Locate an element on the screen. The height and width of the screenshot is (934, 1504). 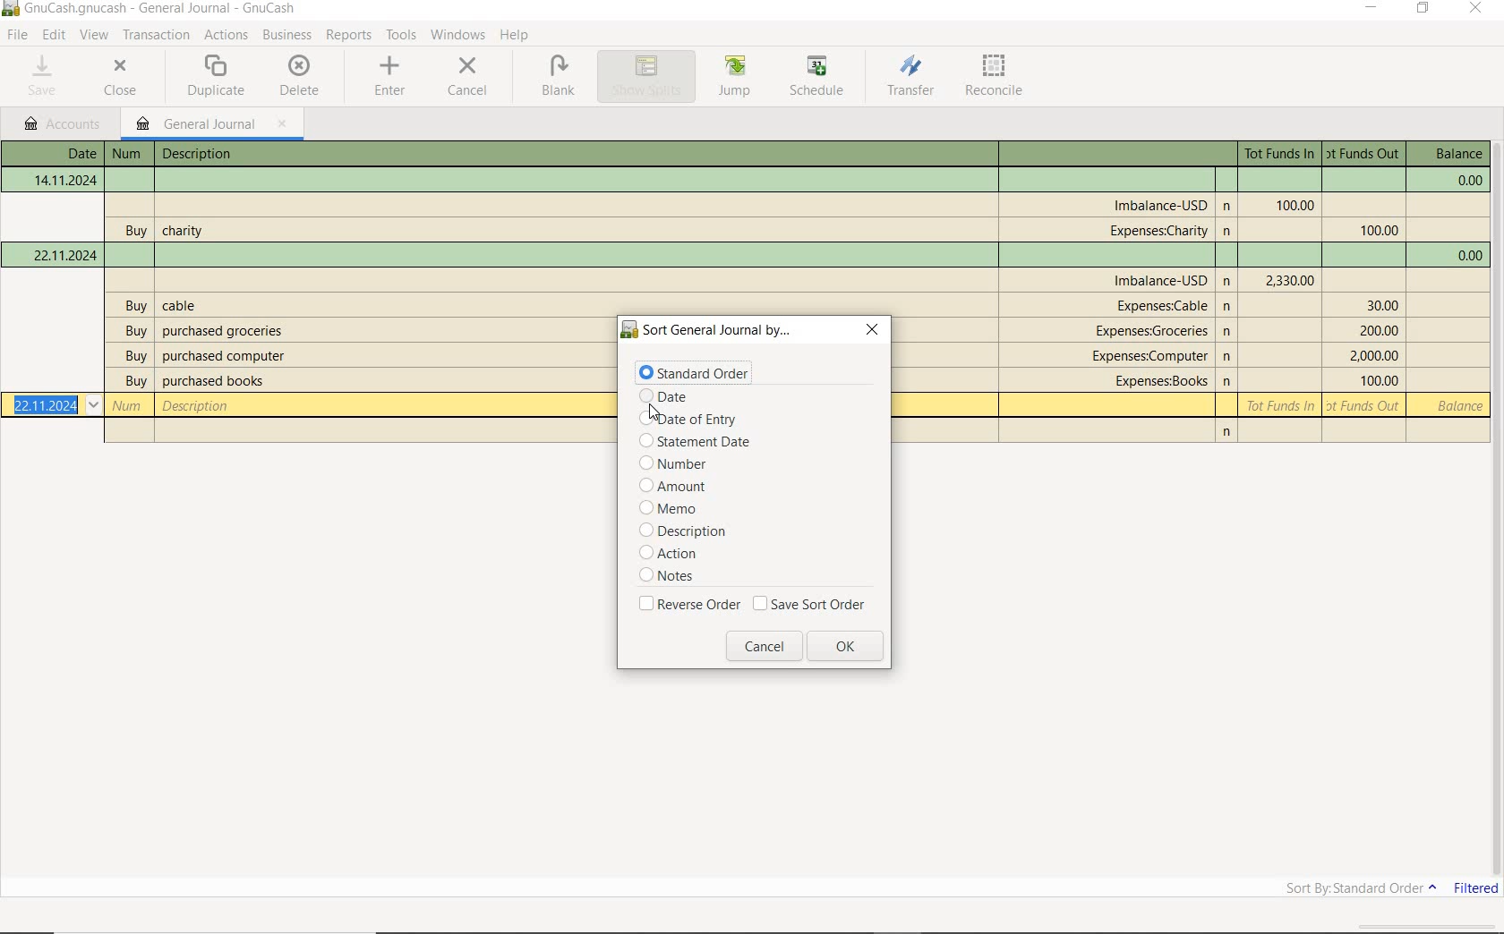
n is located at coordinates (1231, 309).